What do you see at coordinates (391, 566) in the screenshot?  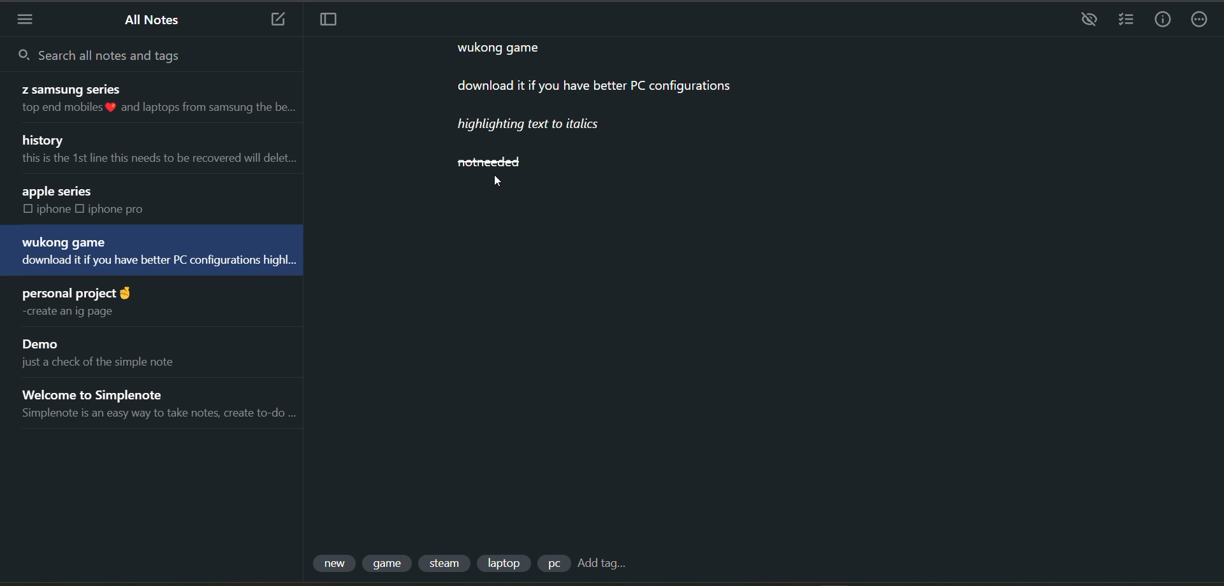 I see `tag 2` at bounding box center [391, 566].